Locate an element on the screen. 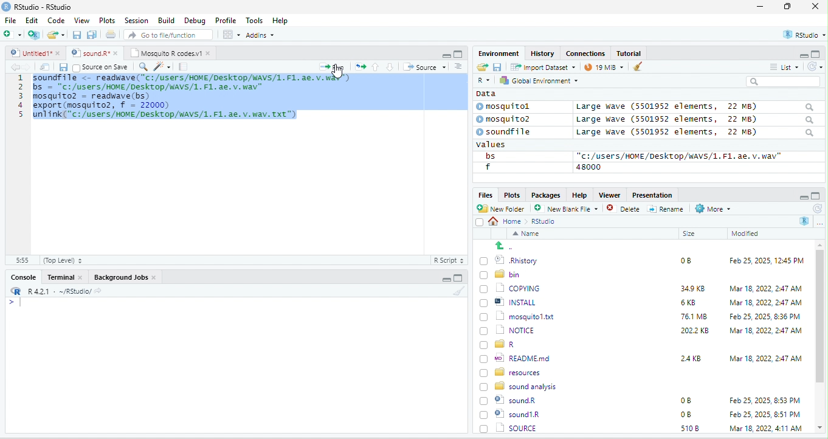  open is located at coordinates (45, 67).